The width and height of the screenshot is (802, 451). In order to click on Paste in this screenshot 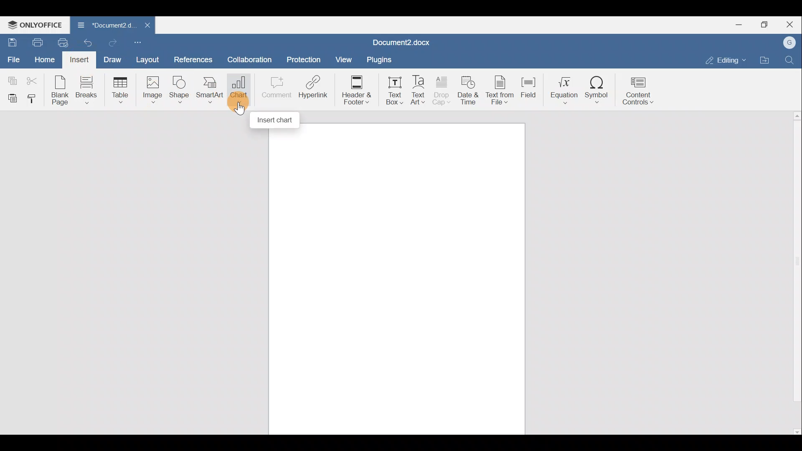, I will do `click(10, 98)`.